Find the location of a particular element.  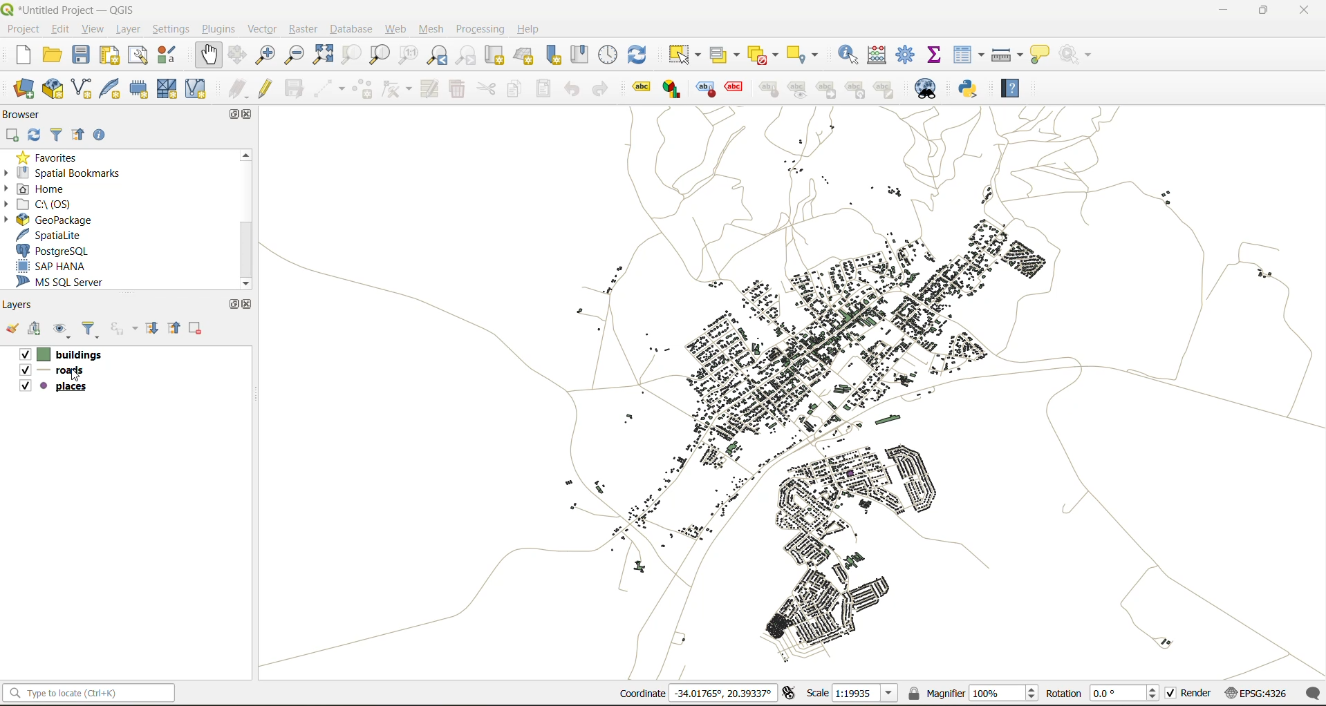

favorites is located at coordinates (53, 160).